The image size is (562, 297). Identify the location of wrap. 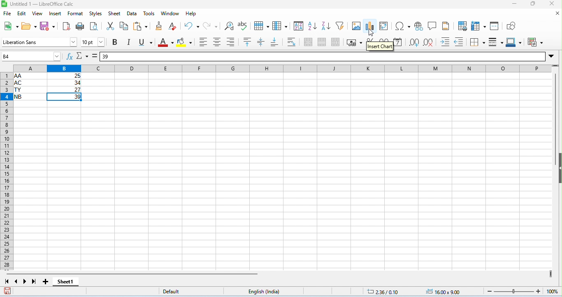
(292, 43).